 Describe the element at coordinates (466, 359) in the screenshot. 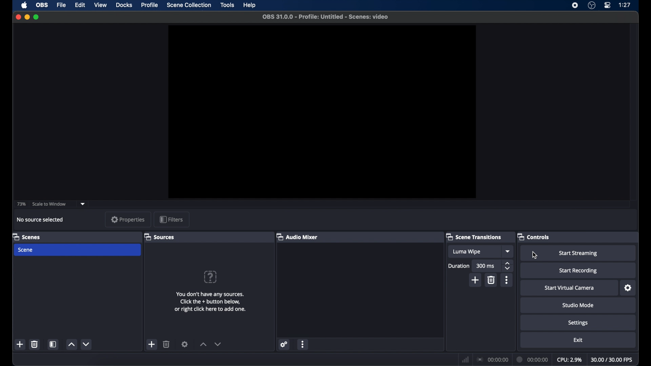

I see `network` at that location.